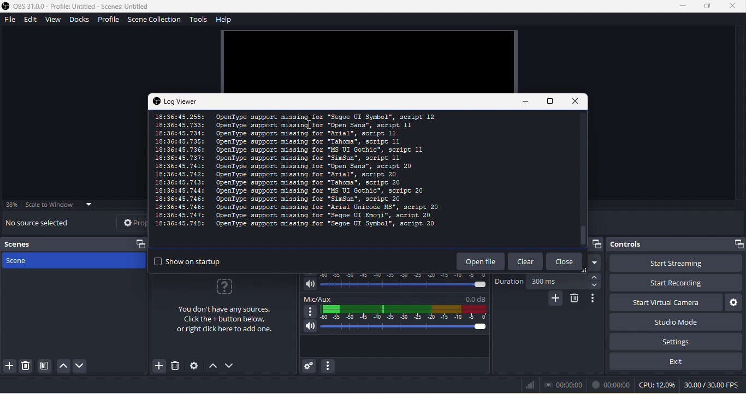 This screenshot has width=746, height=394. I want to click on vertical scroll bar, so click(581, 231).